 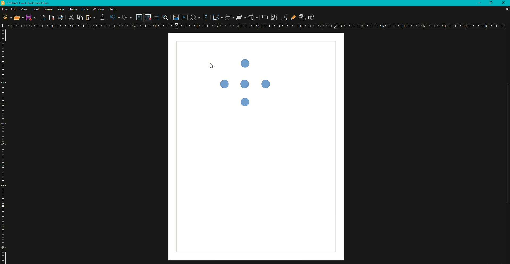 I want to click on Undo, so click(x=114, y=18).